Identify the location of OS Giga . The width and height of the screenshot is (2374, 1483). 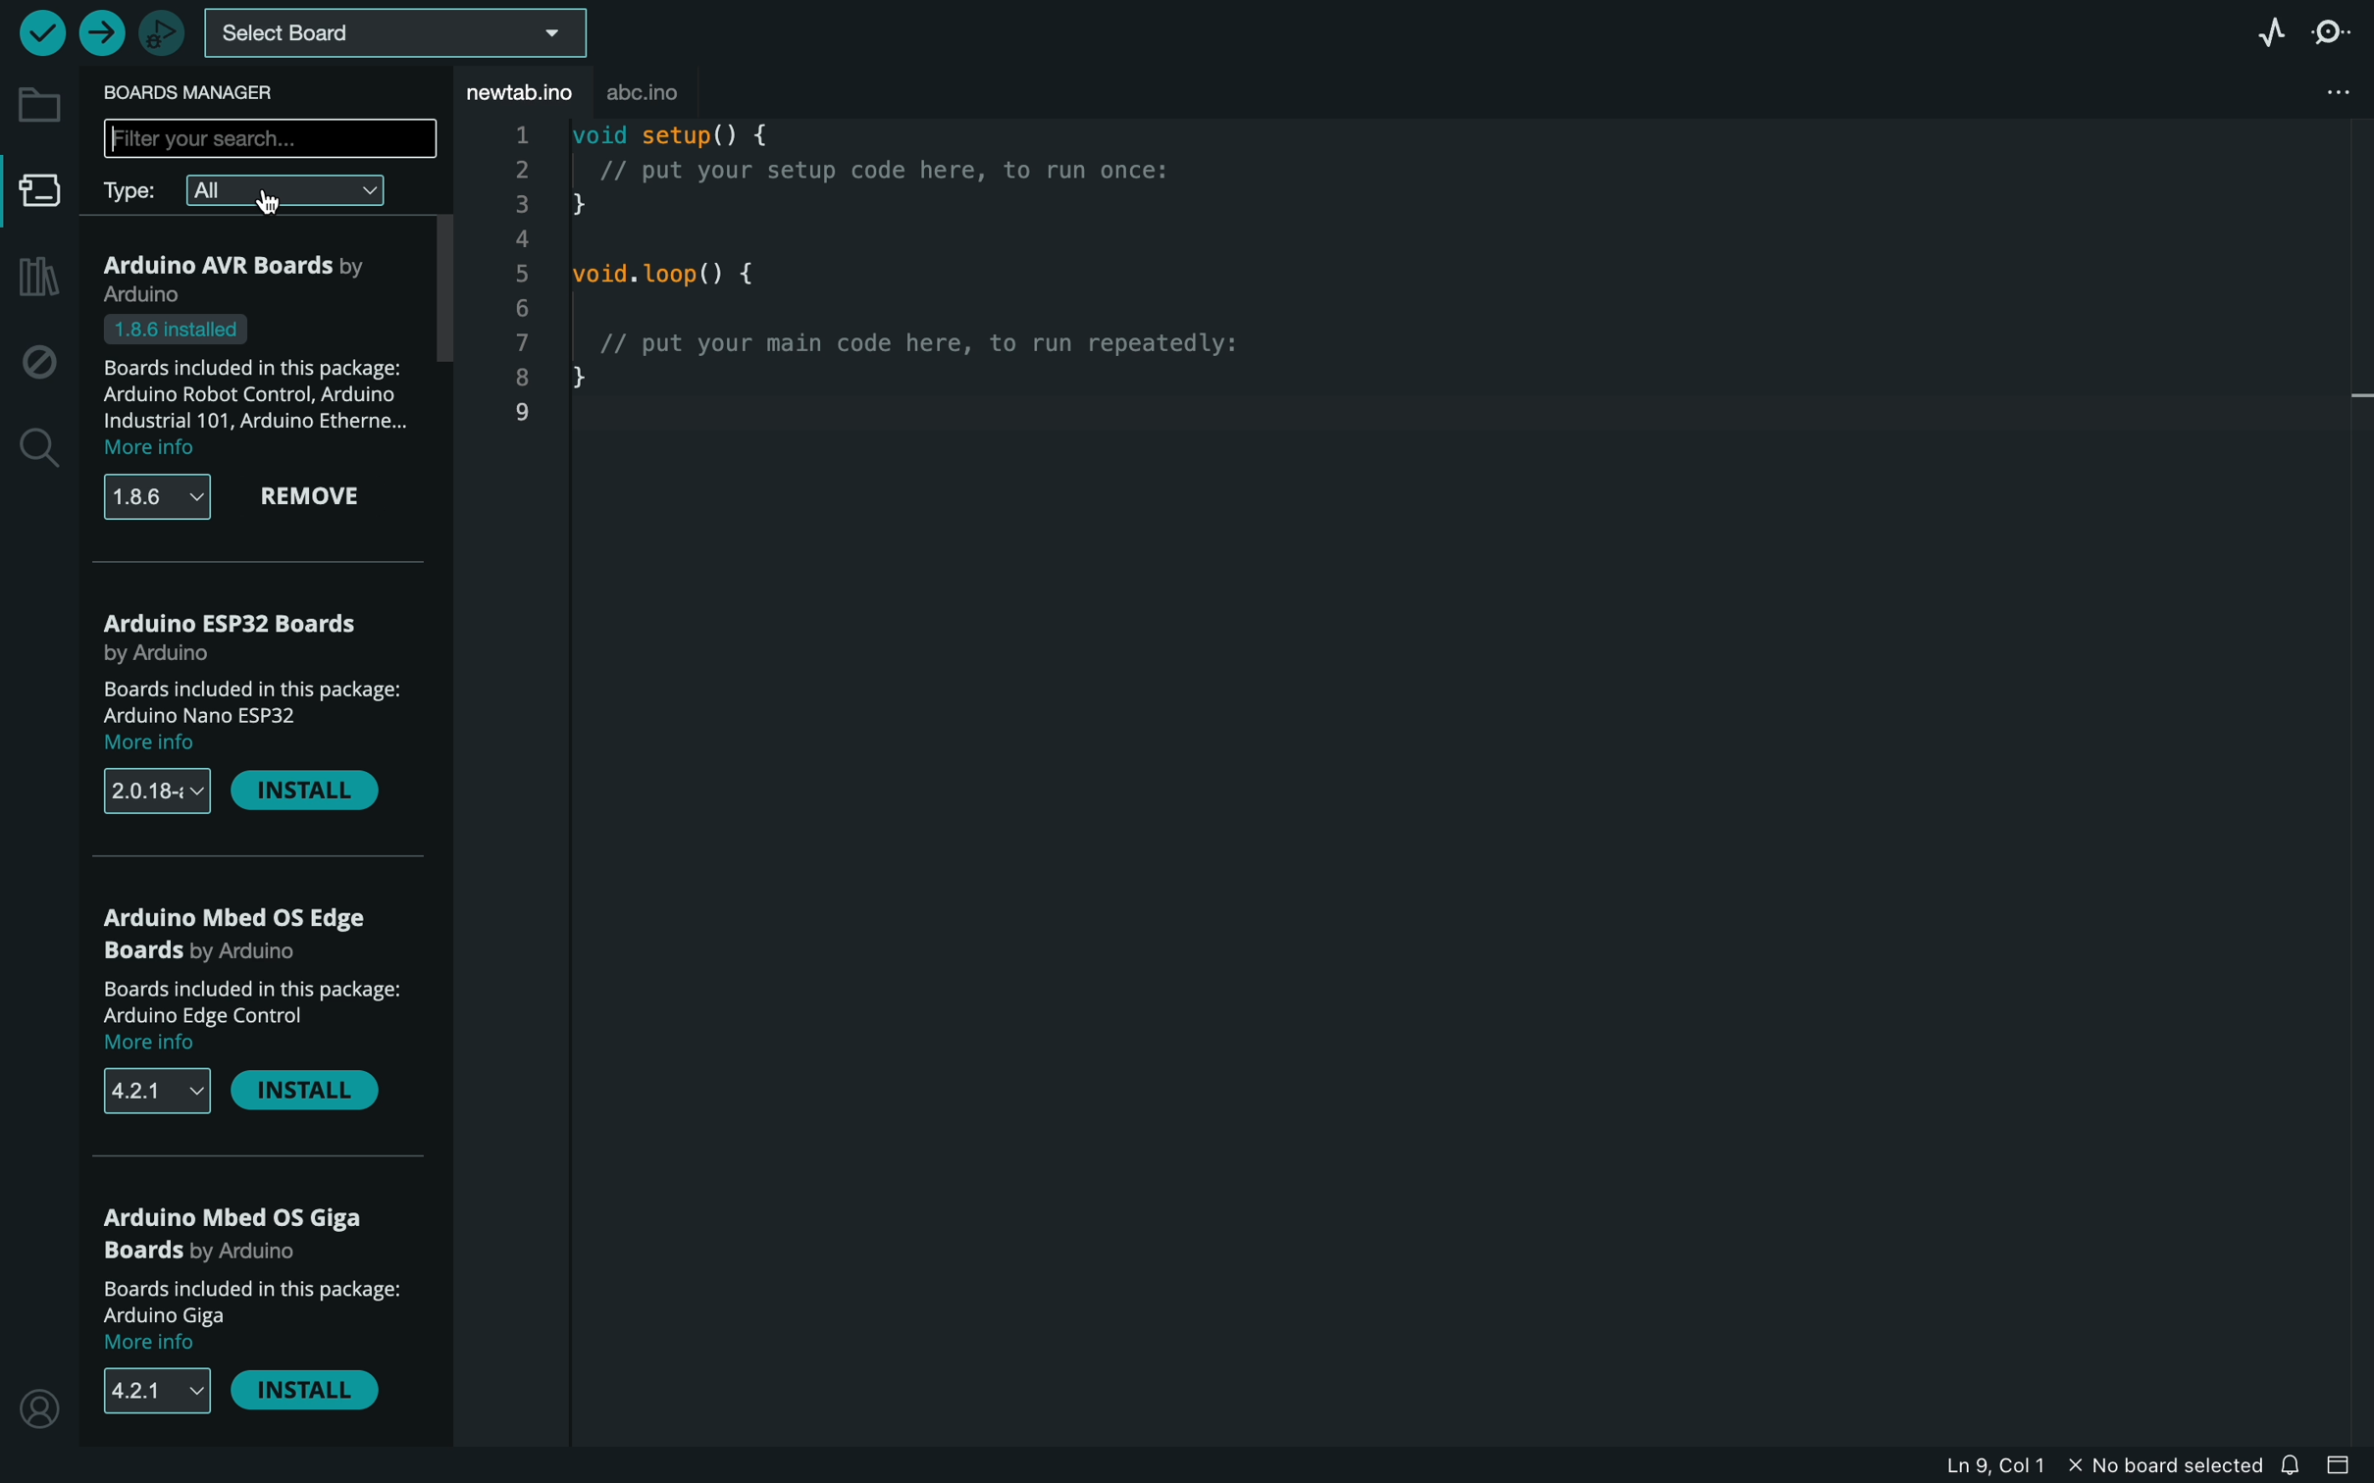
(247, 1235).